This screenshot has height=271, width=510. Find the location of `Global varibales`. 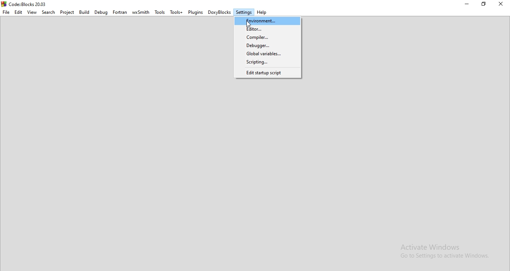

Global varibales is located at coordinates (266, 54).